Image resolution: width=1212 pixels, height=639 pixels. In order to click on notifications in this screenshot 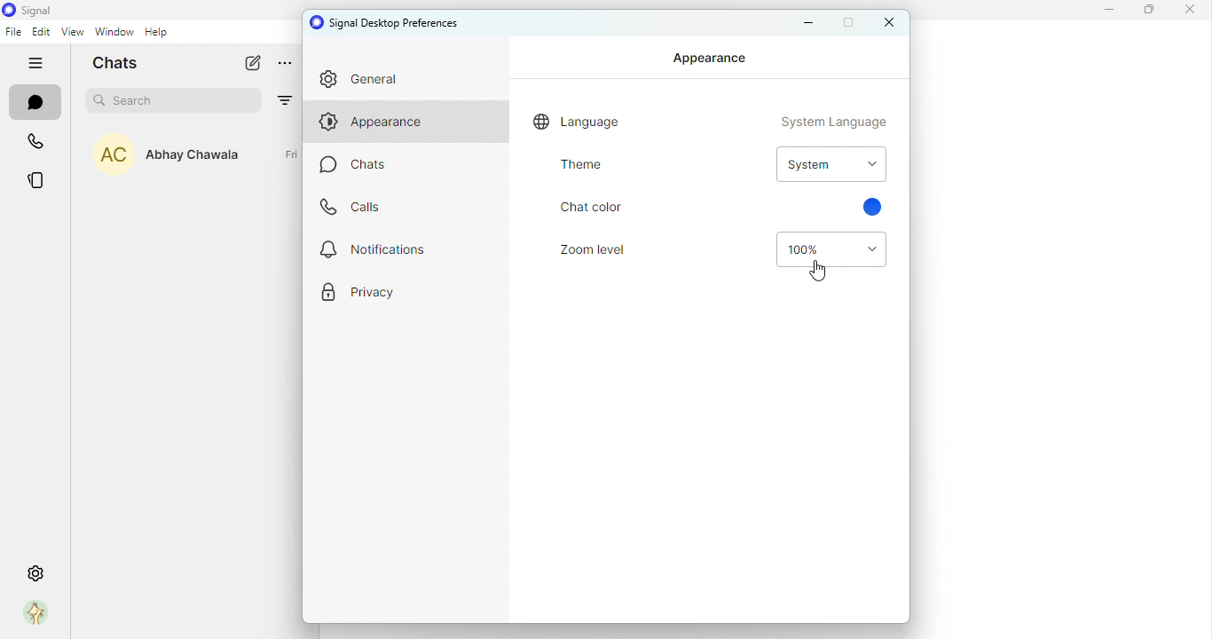, I will do `click(382, 254)`.